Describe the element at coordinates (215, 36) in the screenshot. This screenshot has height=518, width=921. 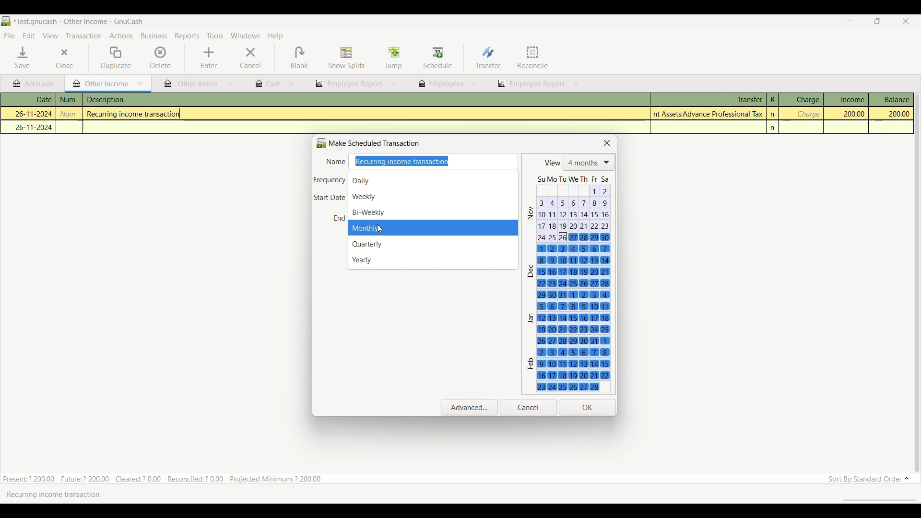
I see `Tools menu` at that location.